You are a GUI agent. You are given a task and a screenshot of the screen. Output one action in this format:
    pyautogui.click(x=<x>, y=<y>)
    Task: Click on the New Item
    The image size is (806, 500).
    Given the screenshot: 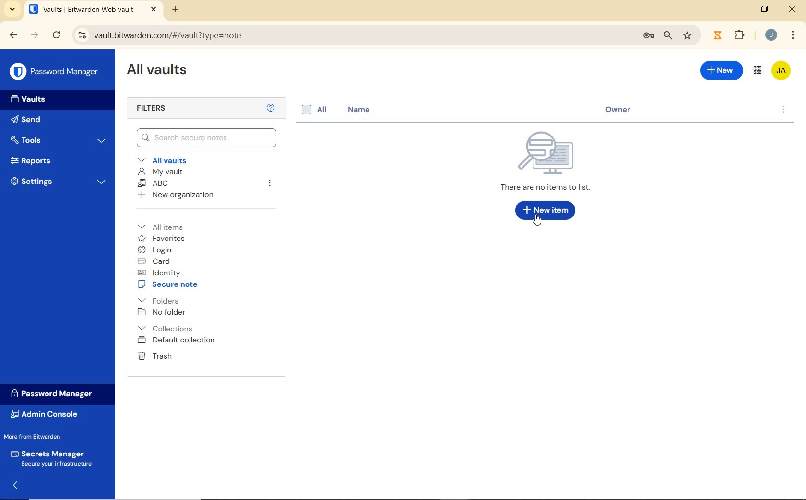 What is the action you would take?
    pyautogui.click(x=545, y=210)
    